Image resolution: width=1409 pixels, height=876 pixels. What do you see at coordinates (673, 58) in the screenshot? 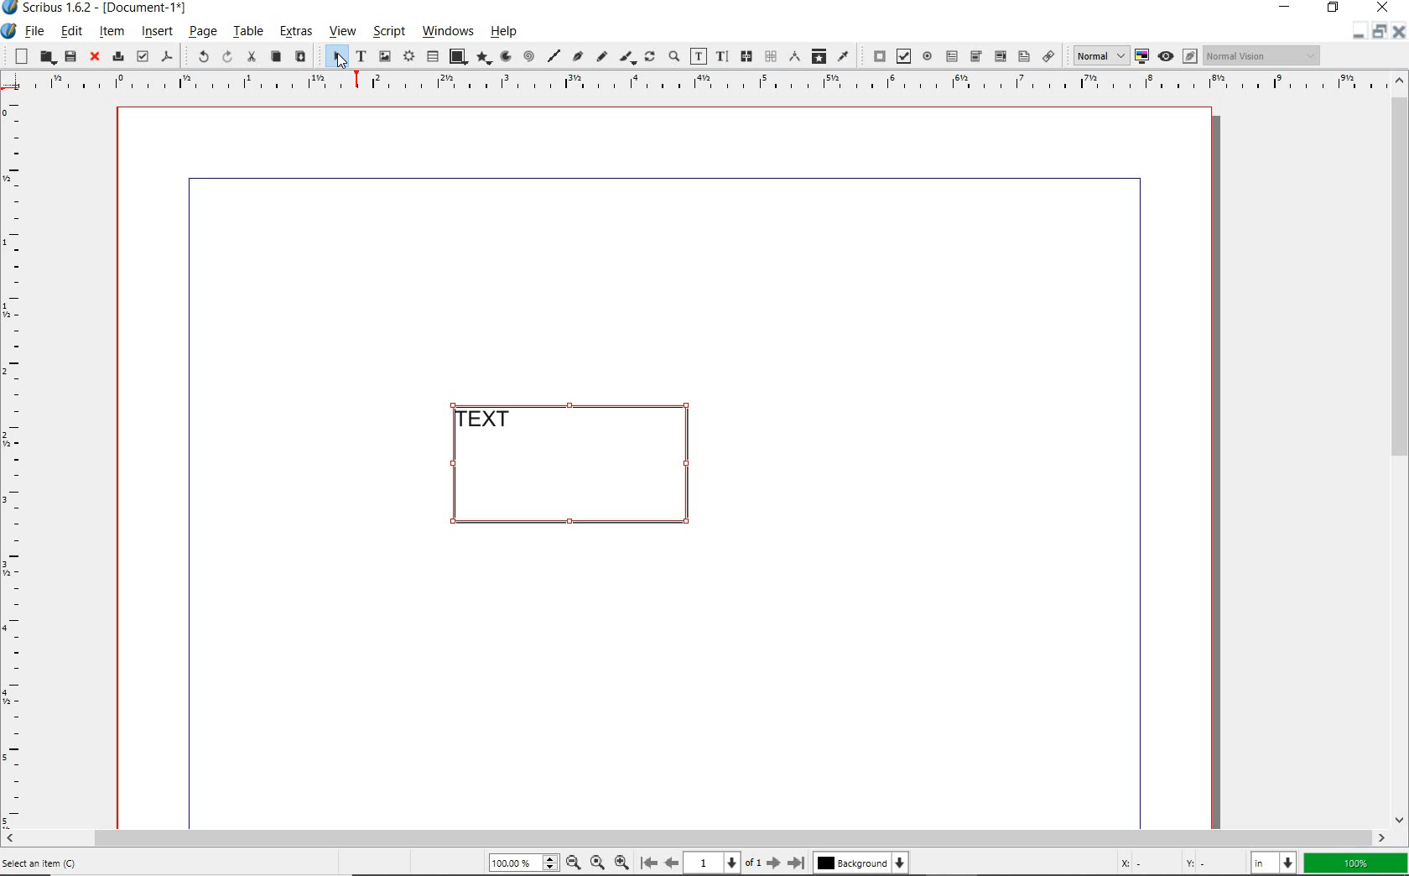
I see `zoom in or zoom out` at bounding box center [673, 58].